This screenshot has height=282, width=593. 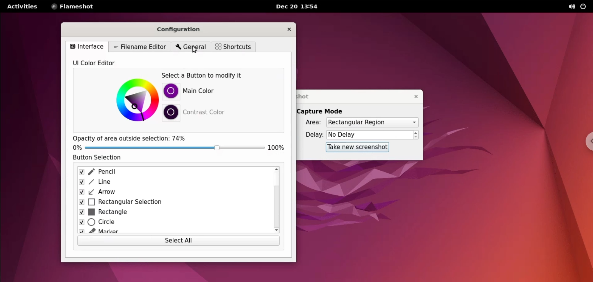 What do you see at coordinates (173, 172) in the screenshot?
I see `pencil checkbox` at bounding box center [173, 172].